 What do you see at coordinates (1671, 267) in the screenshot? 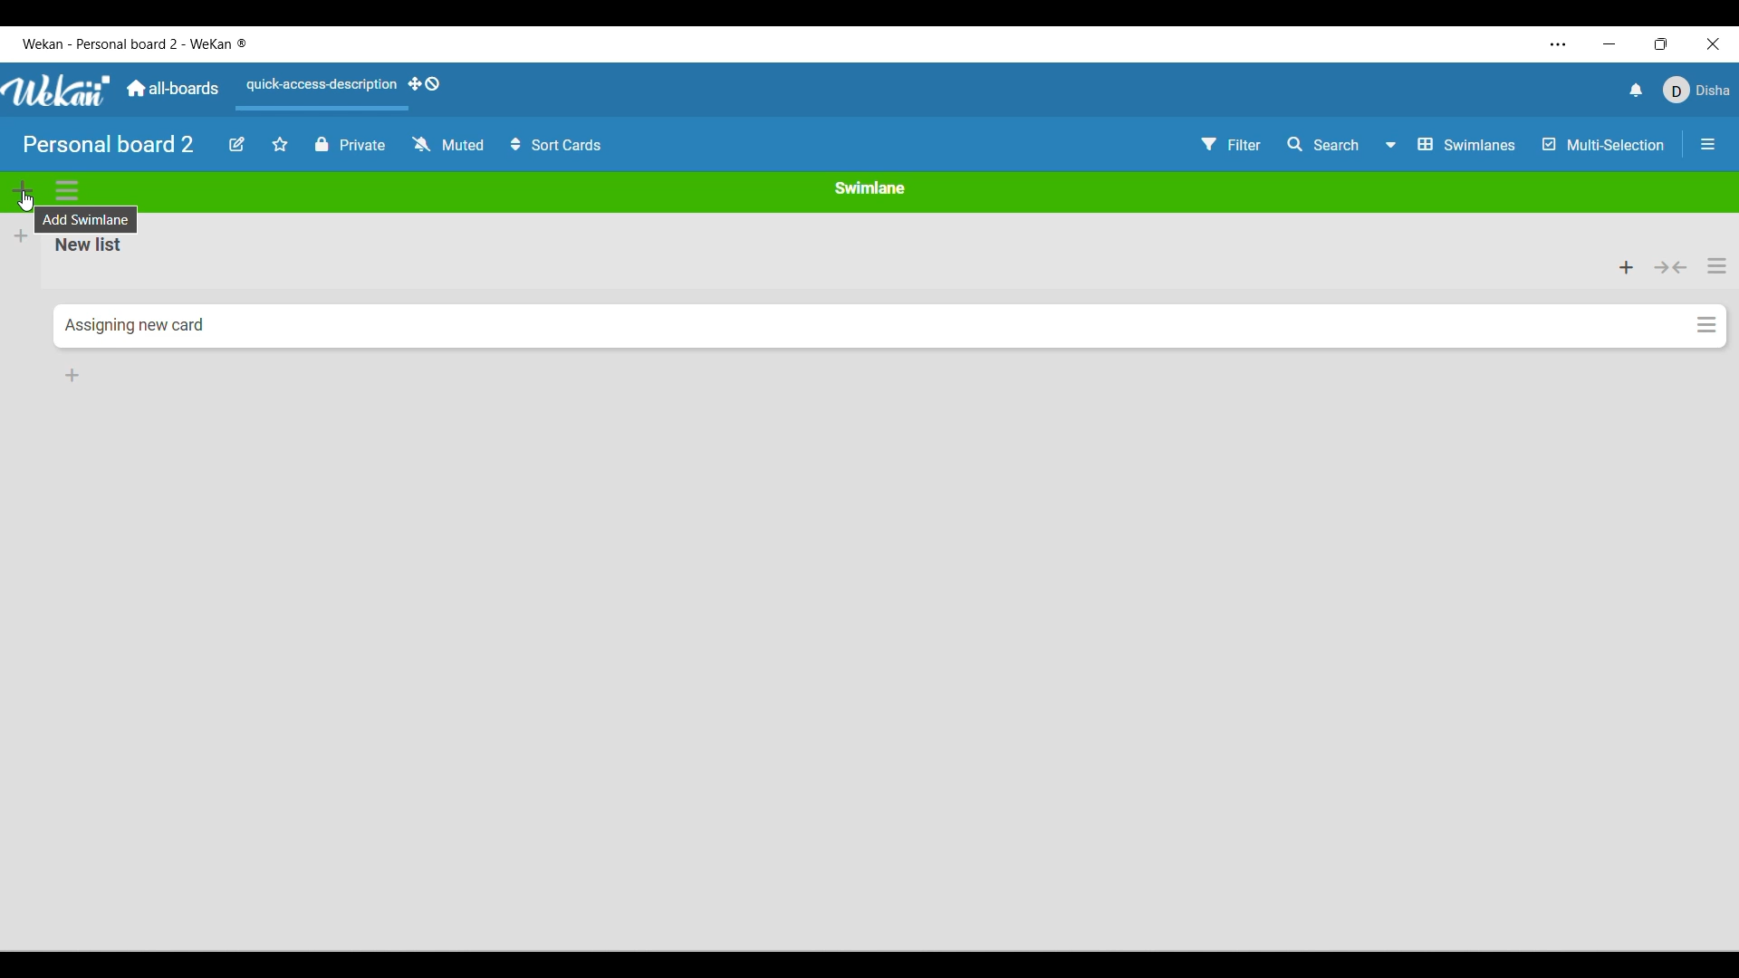
I see `Collapse` at bounding box center [1671, 267].